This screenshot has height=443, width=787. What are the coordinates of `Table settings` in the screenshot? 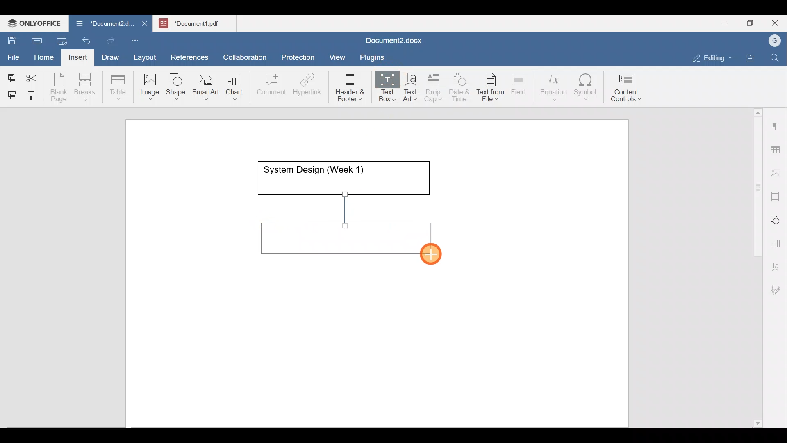 It's located at (777, 149).